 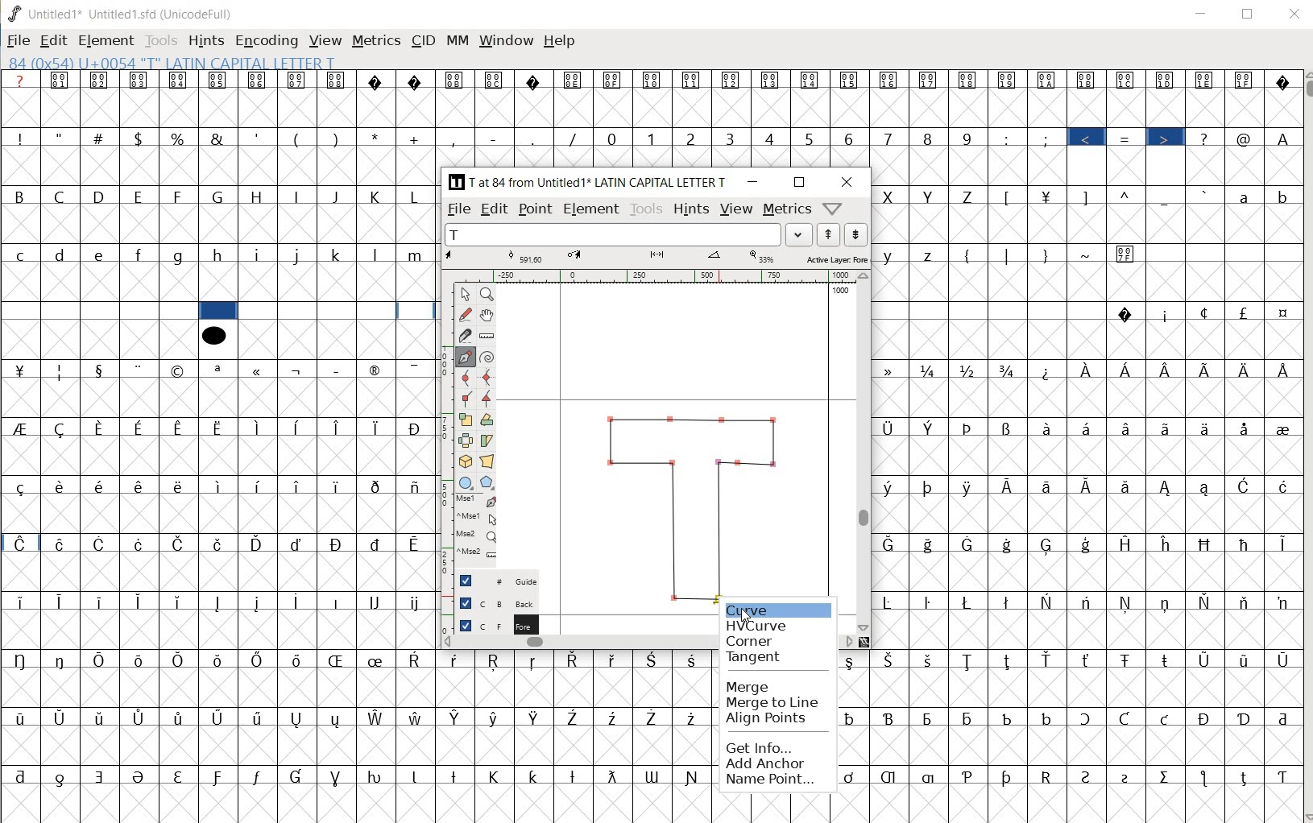 What do you see at coordinates (220, 486) in the screenshot?
I see `Symbol` at bounding box center [220, 486].